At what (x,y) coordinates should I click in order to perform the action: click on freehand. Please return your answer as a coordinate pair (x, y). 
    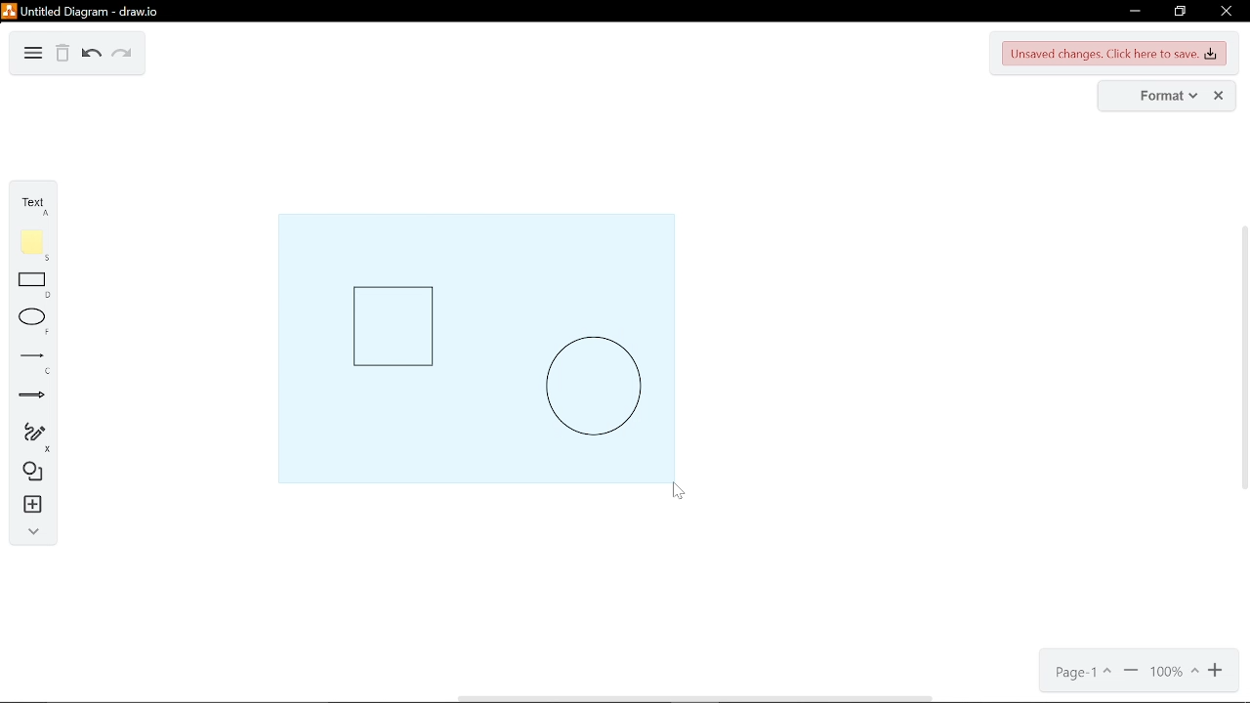
    Looking at the image, I should click on (28, 435).